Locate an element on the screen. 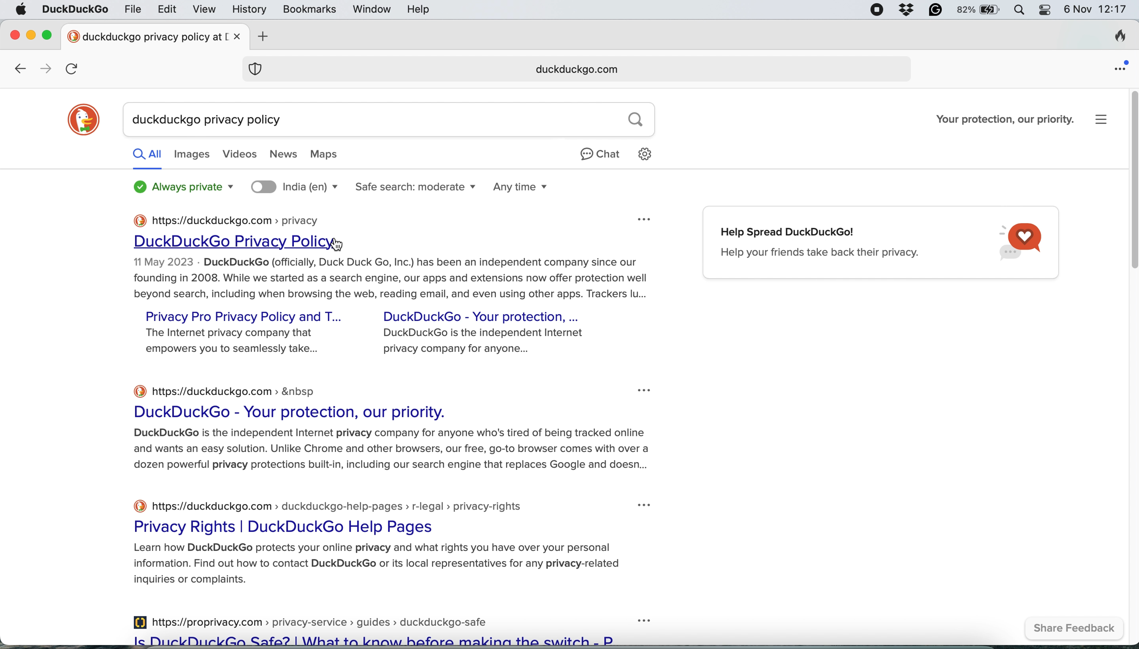  privacy pro privacy policy is located at coordinates (242, 317).